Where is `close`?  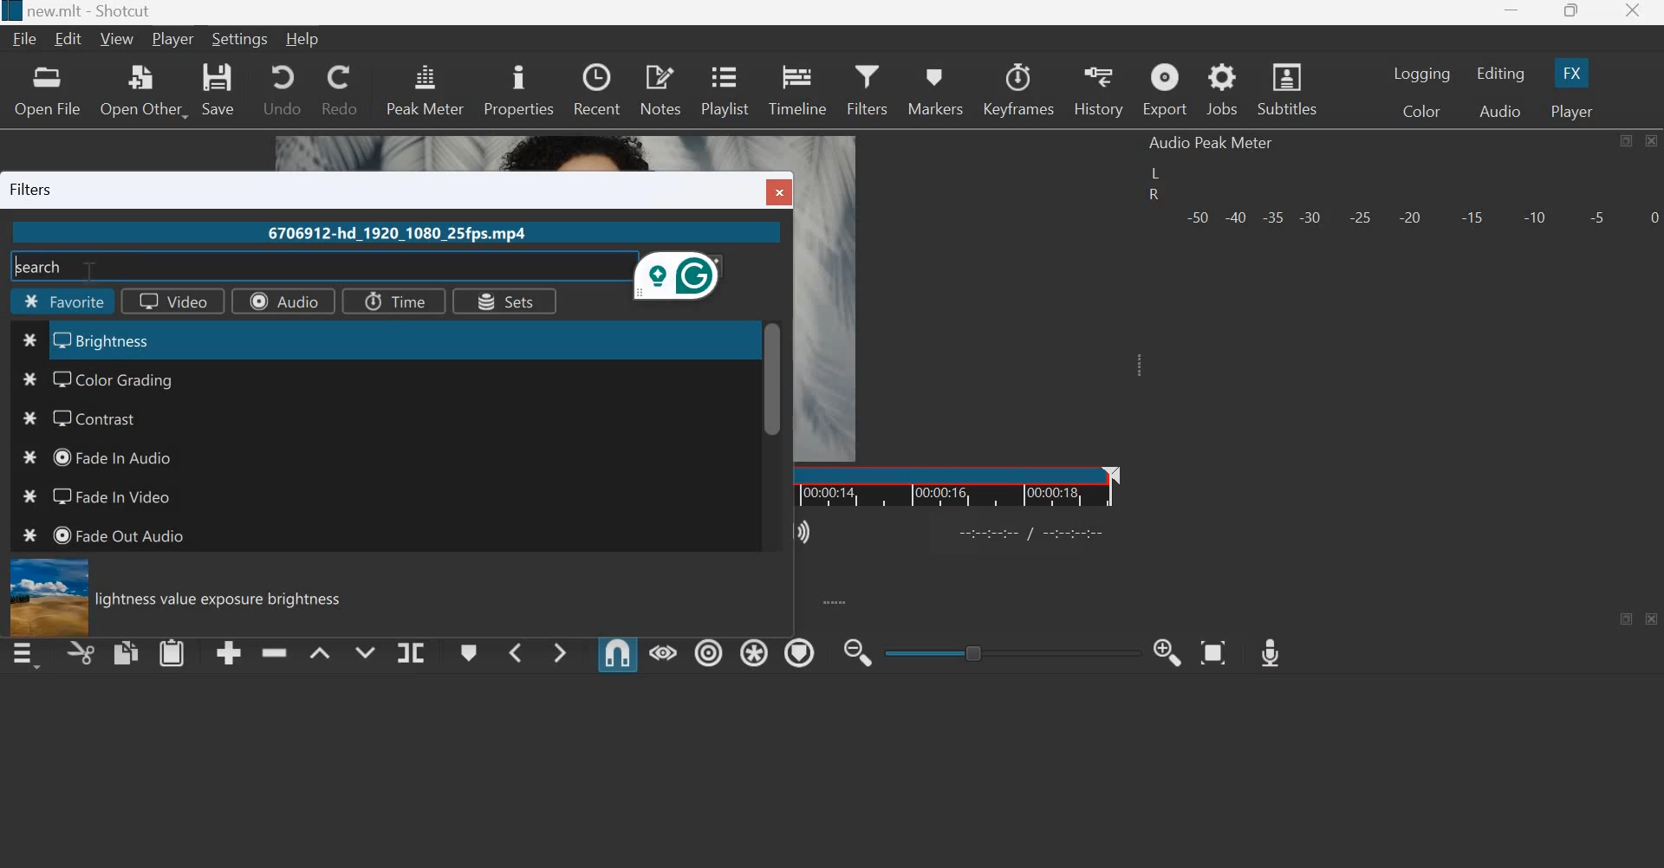 close is located at coordinates (1631, 13).